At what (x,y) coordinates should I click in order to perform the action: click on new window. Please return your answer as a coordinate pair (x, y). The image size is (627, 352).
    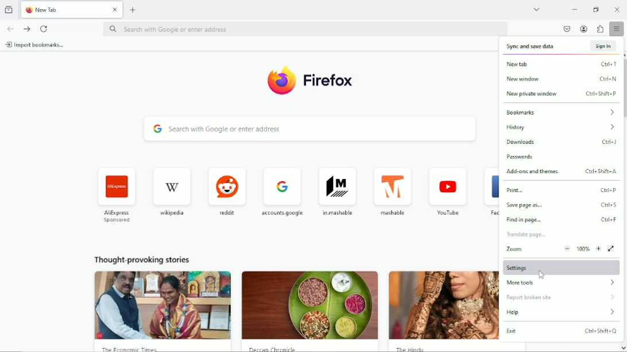
    Looking at the image, I should click on (560, 80).